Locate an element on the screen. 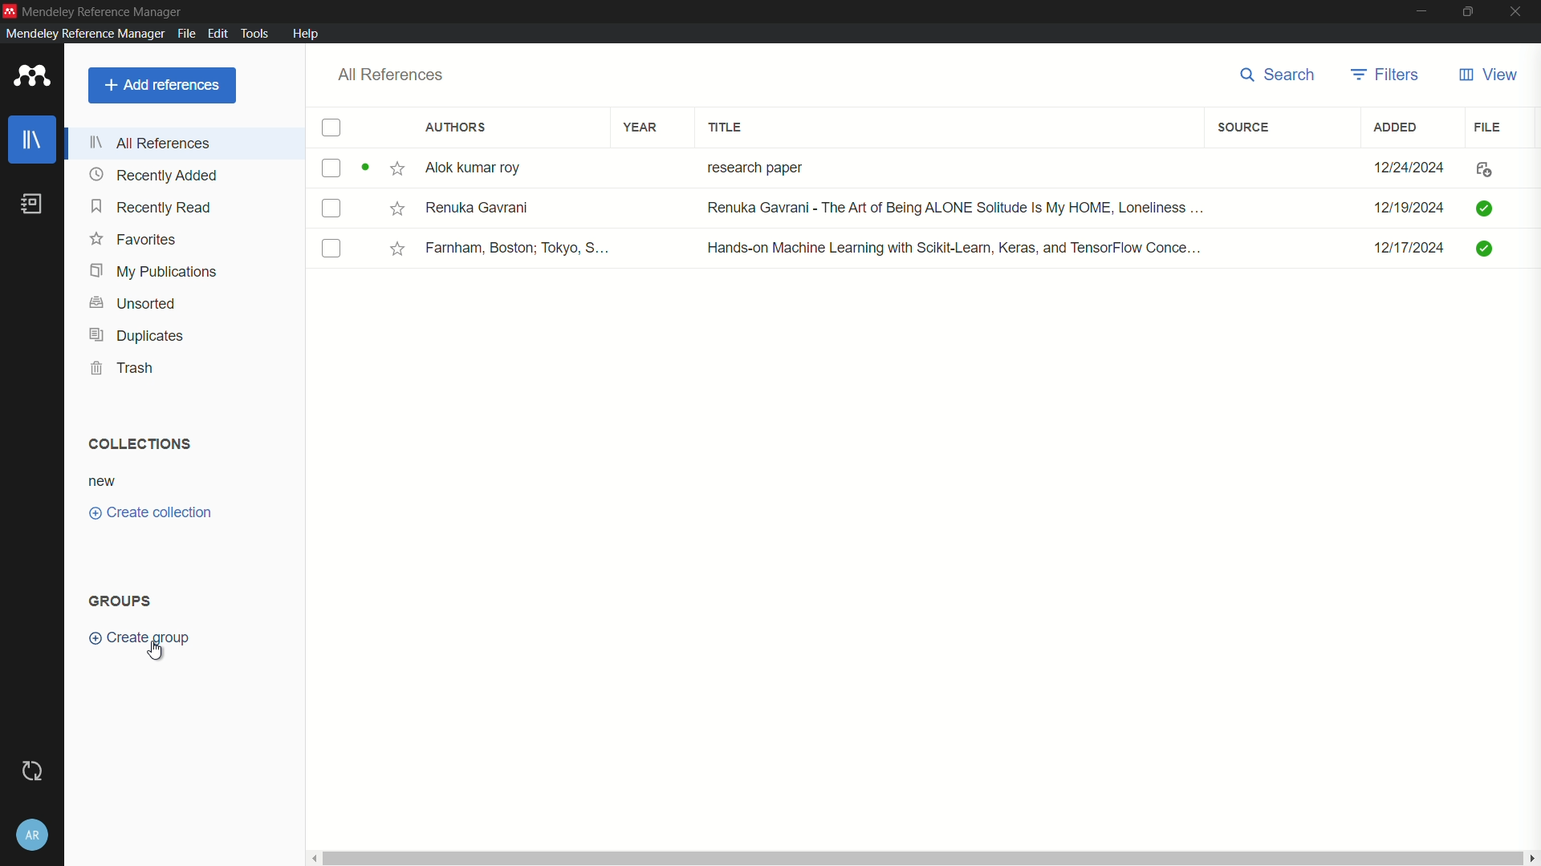 The width and height of the screenshot is (1541, 866). Star is located at coordinates (384, 169).